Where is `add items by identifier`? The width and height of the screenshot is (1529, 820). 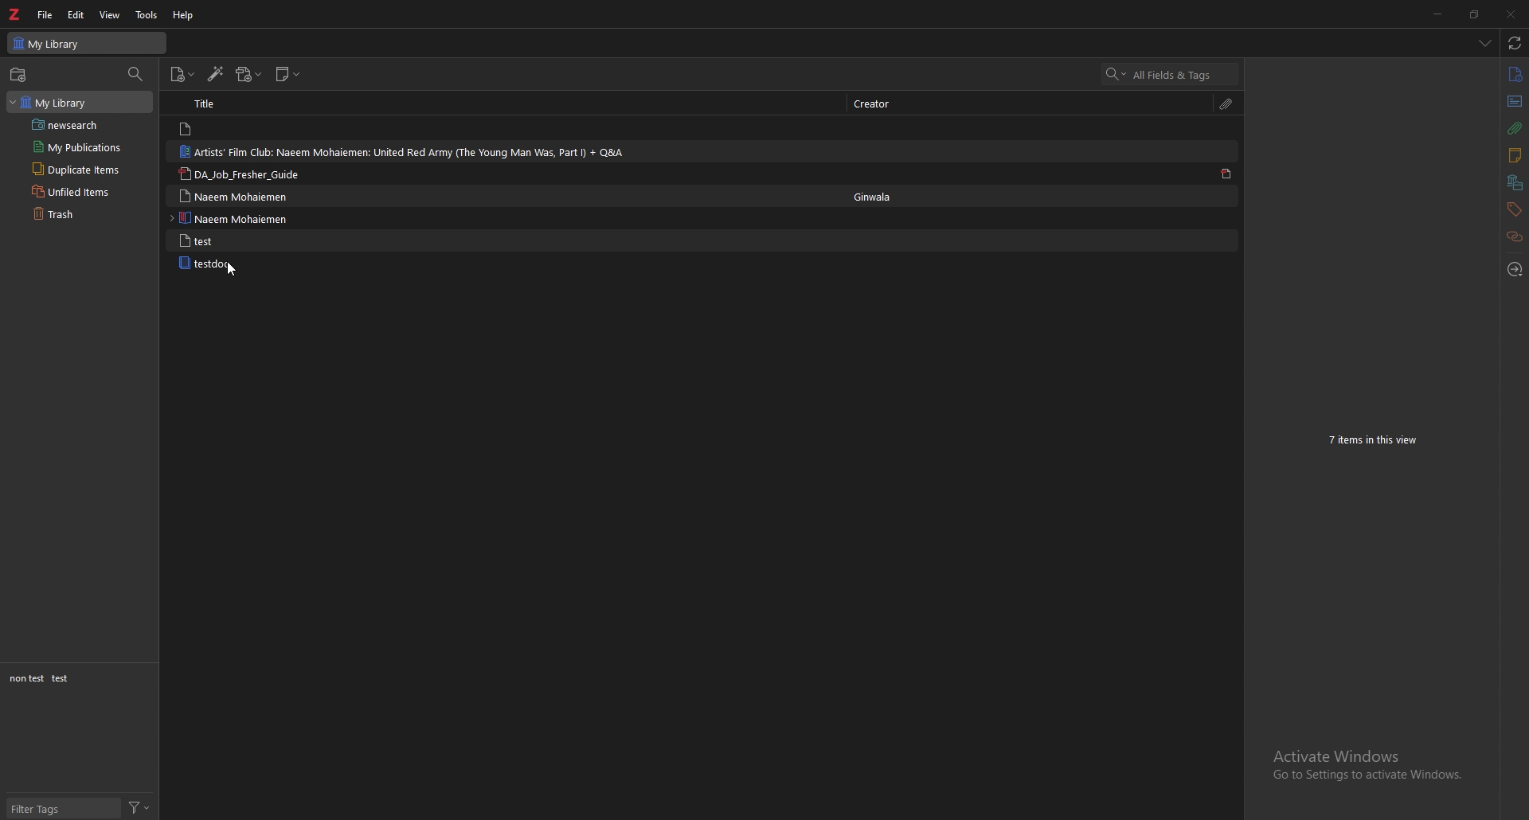 add items by identifier is located at coordinates (216, 73).